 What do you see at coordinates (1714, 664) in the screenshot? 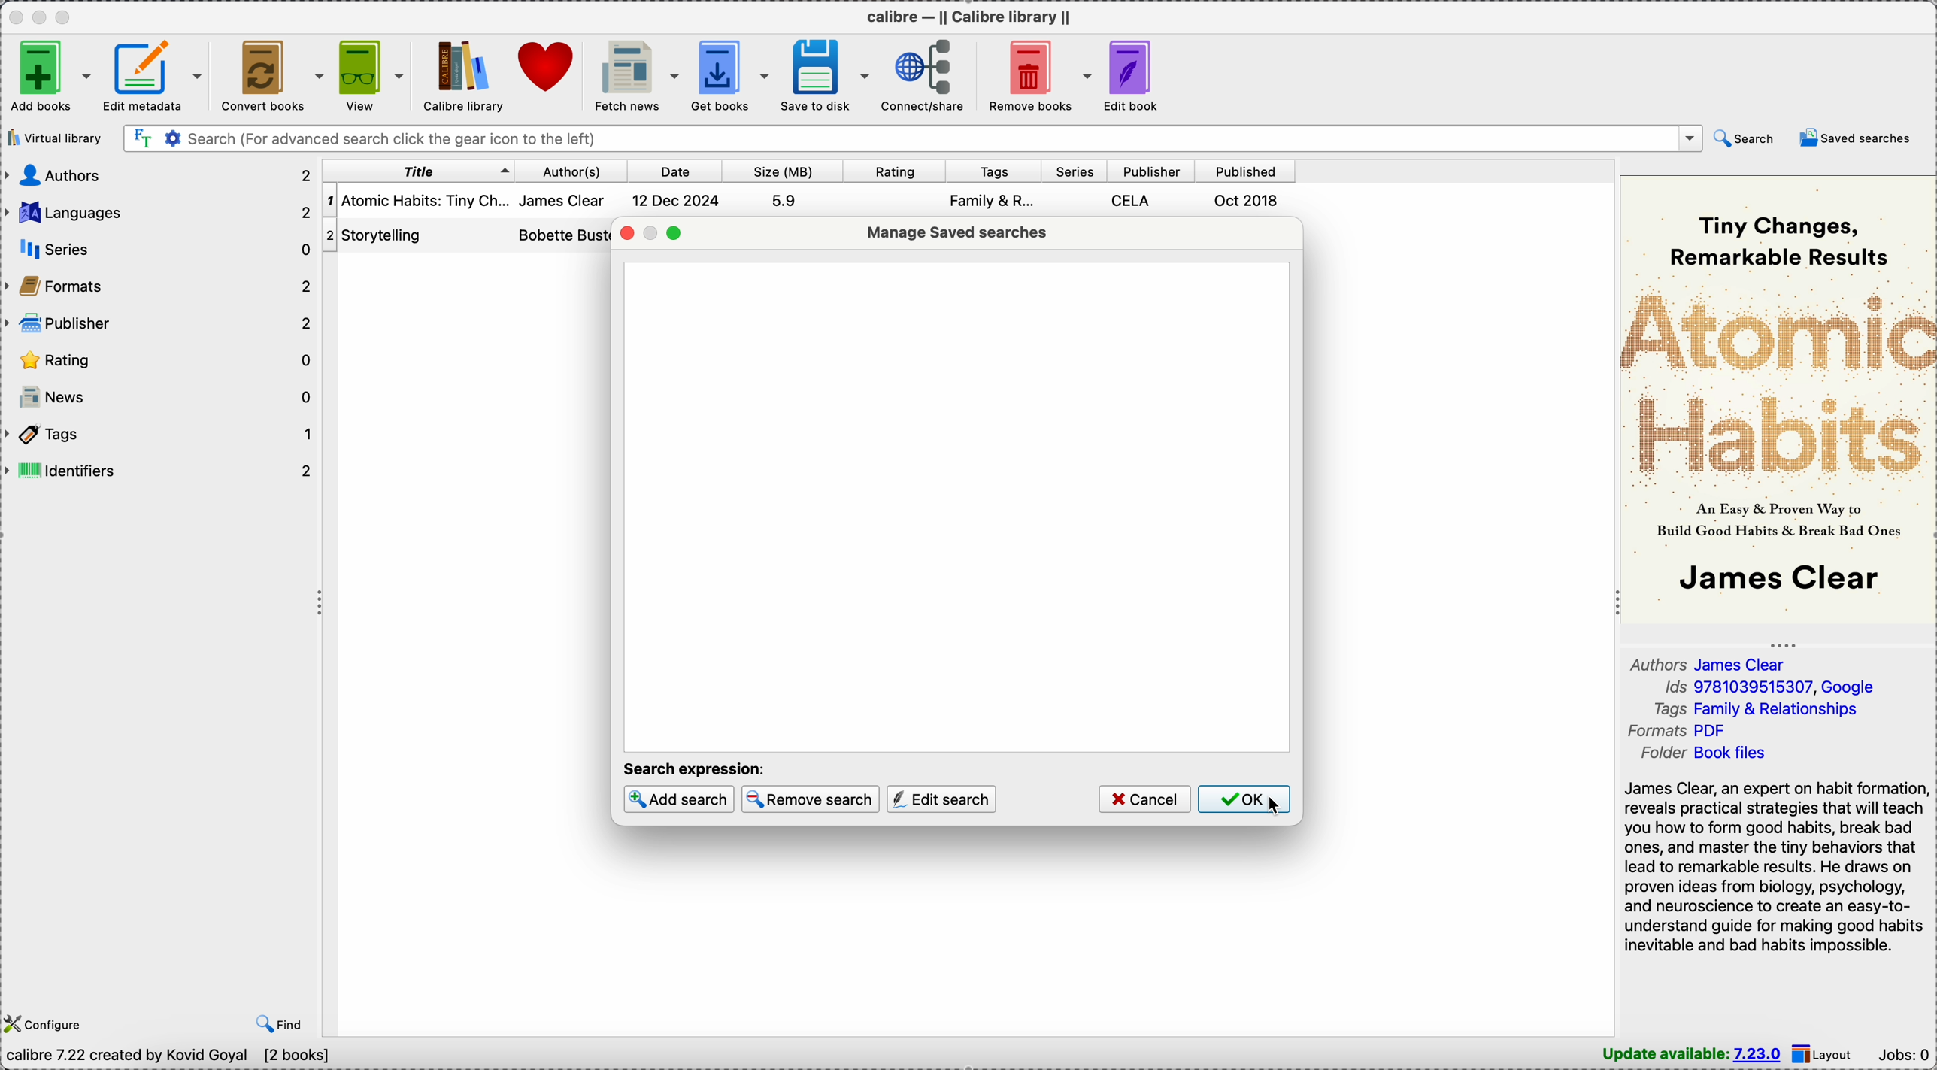
I see `authors: james clear` at bounding box center [1714, 664].